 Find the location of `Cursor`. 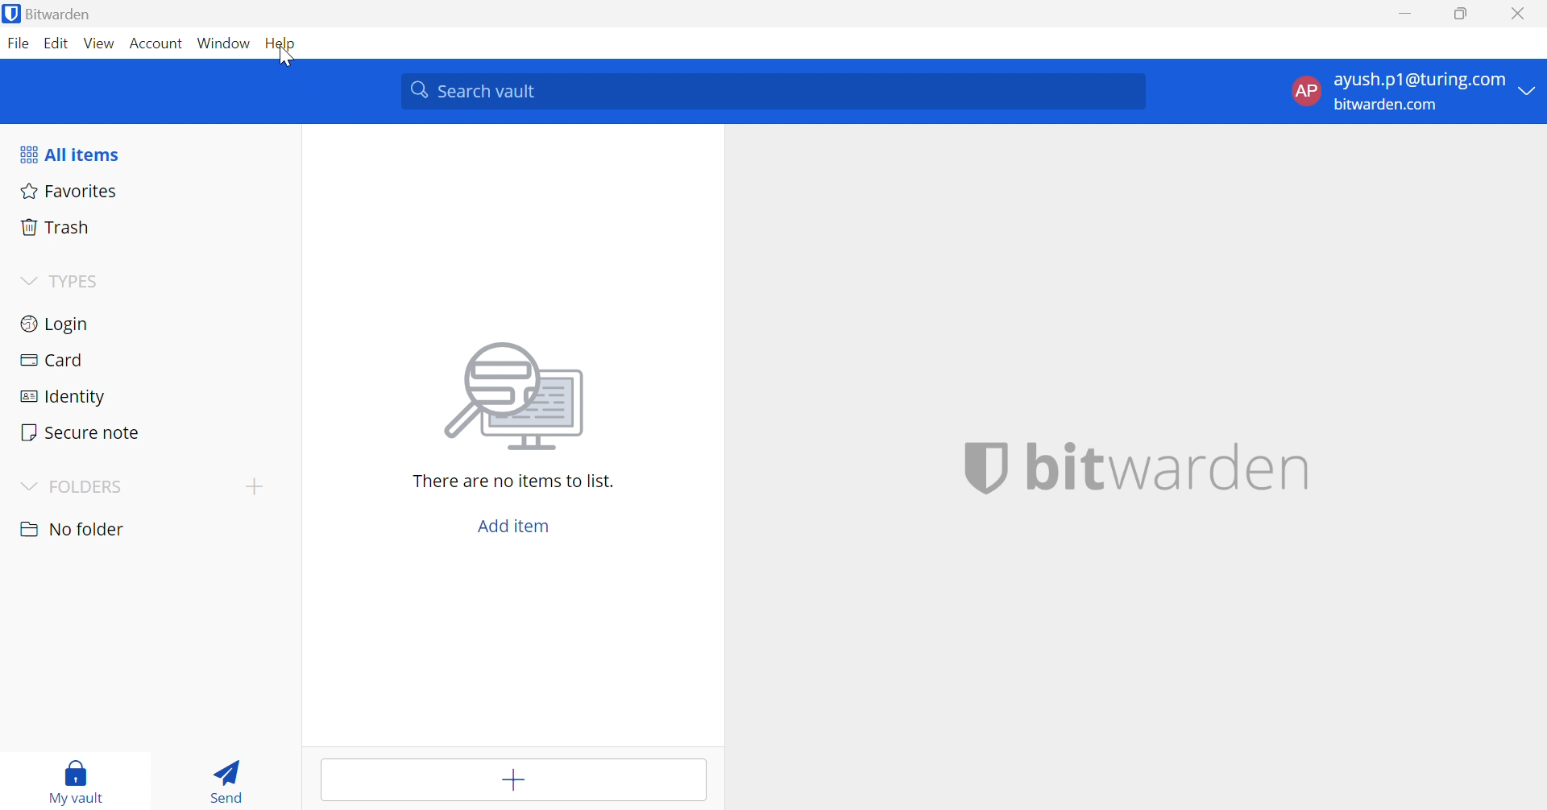

Cursor is located at coordinates (287, 57).